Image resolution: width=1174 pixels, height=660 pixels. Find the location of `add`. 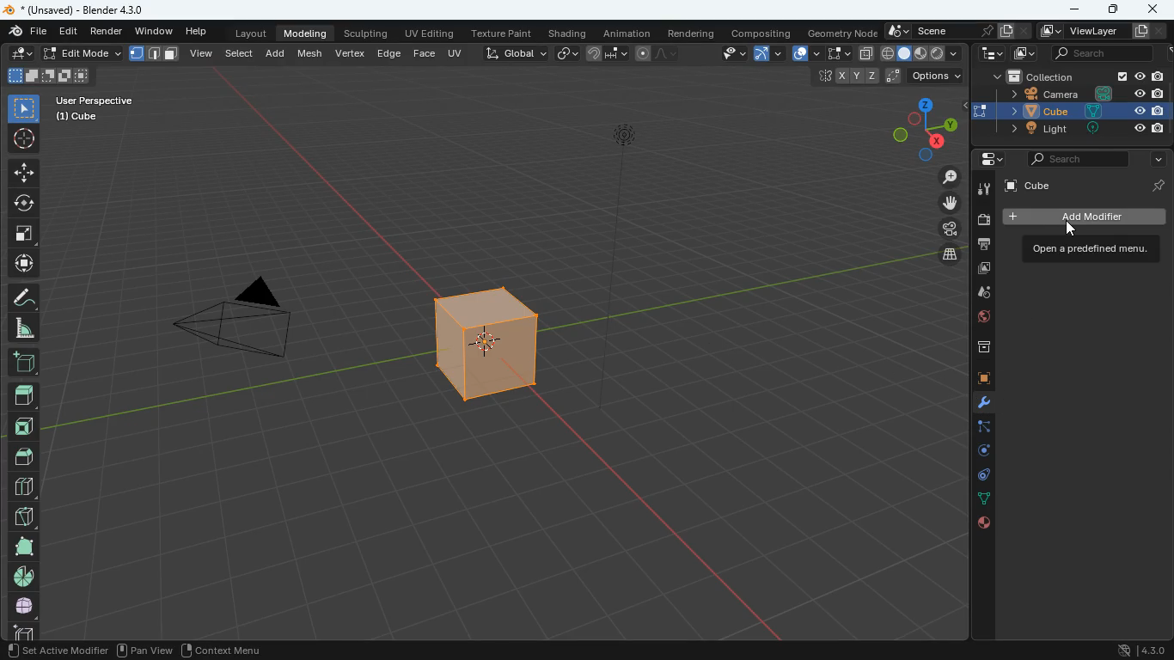

add is located at coordinates (278, 52).